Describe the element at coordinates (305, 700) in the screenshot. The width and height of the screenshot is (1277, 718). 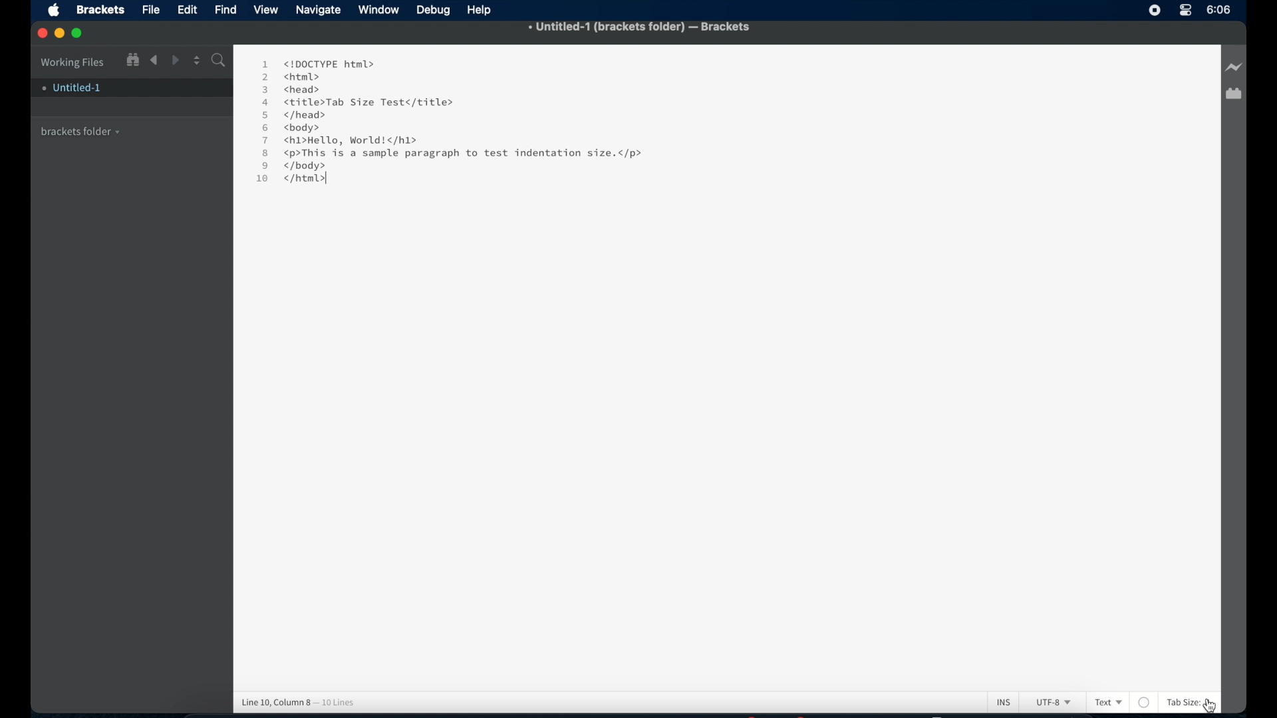
I see `Line 10, Column 8-10 Lines` at that location.